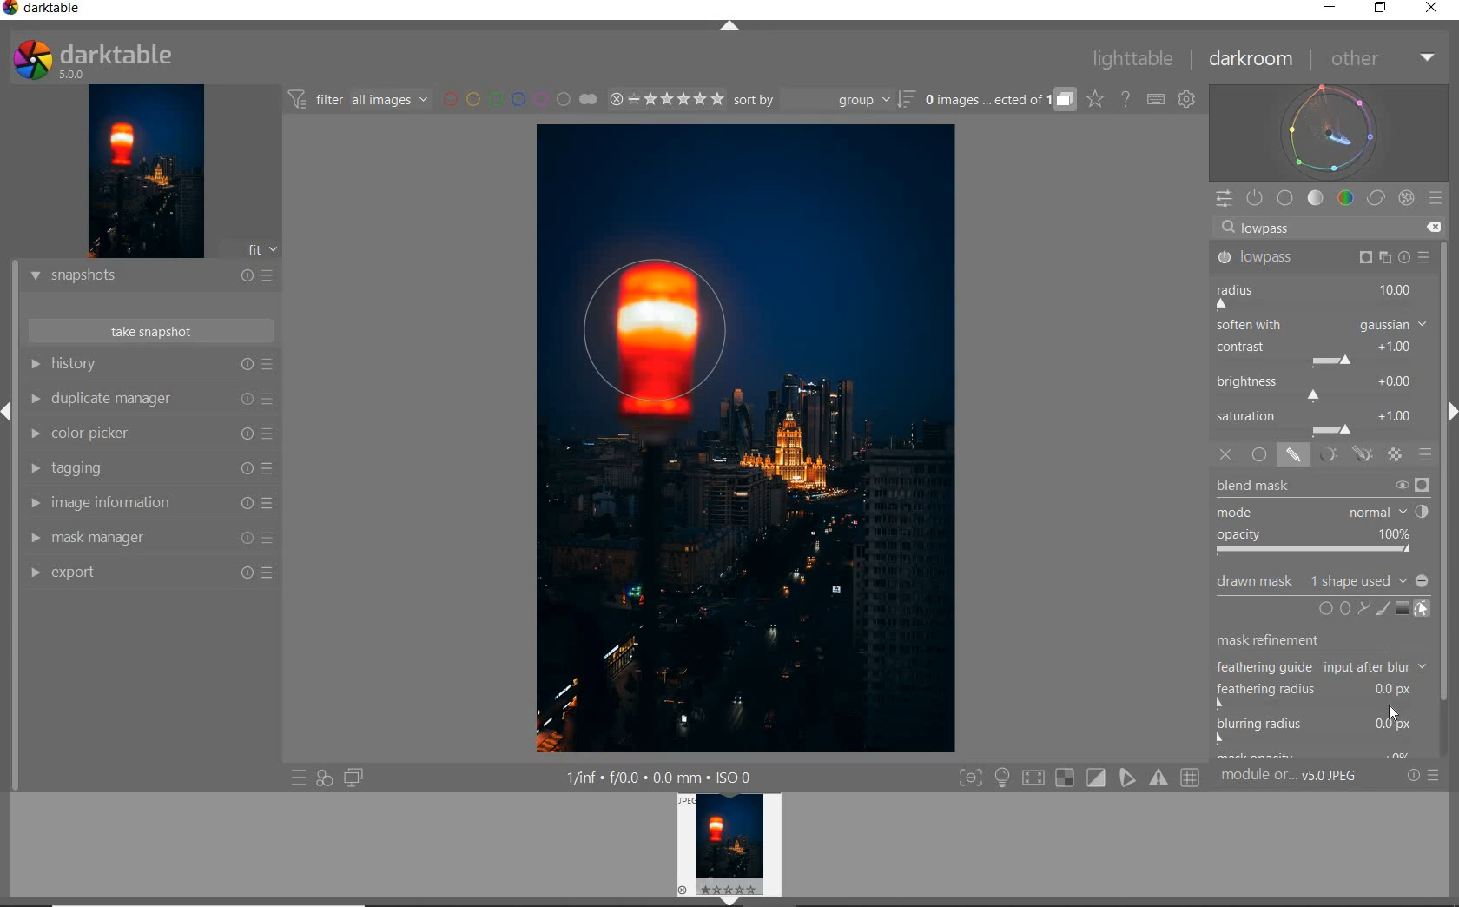 The image size is (1459, 907). I want to click on EXPAND/COLLAPSE, so click(730, 26).